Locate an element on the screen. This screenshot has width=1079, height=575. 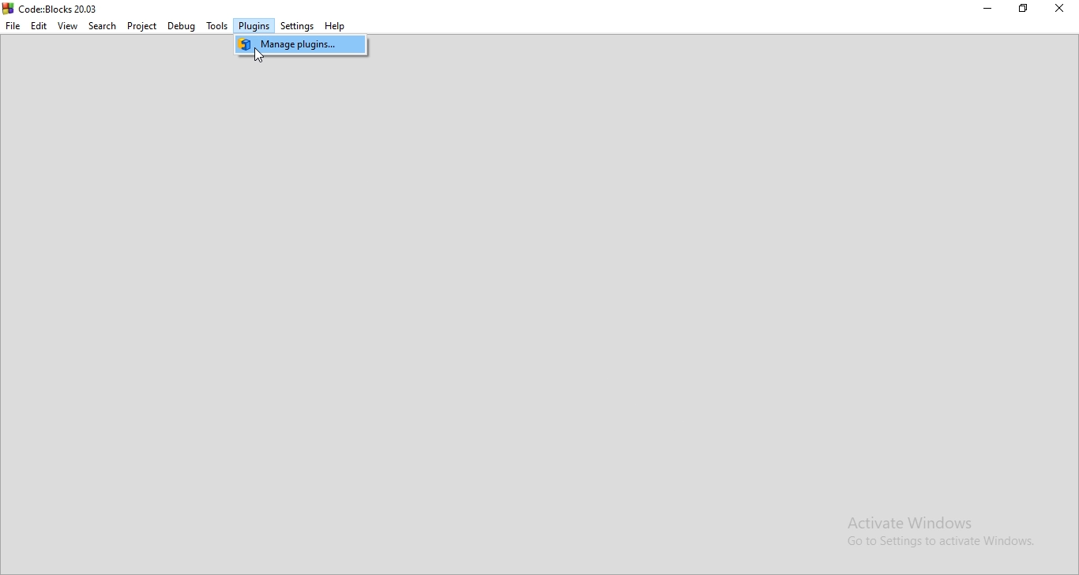
cursor on manage plugins is located at coordinates (259, 56).